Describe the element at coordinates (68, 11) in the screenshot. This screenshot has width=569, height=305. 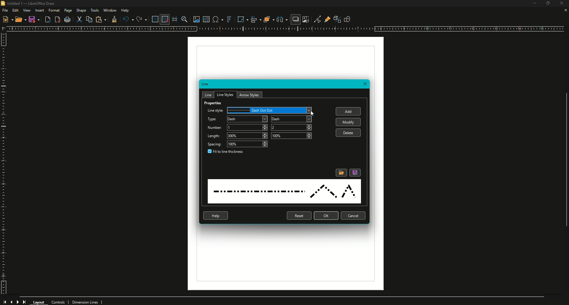
I see `Page` at that location.